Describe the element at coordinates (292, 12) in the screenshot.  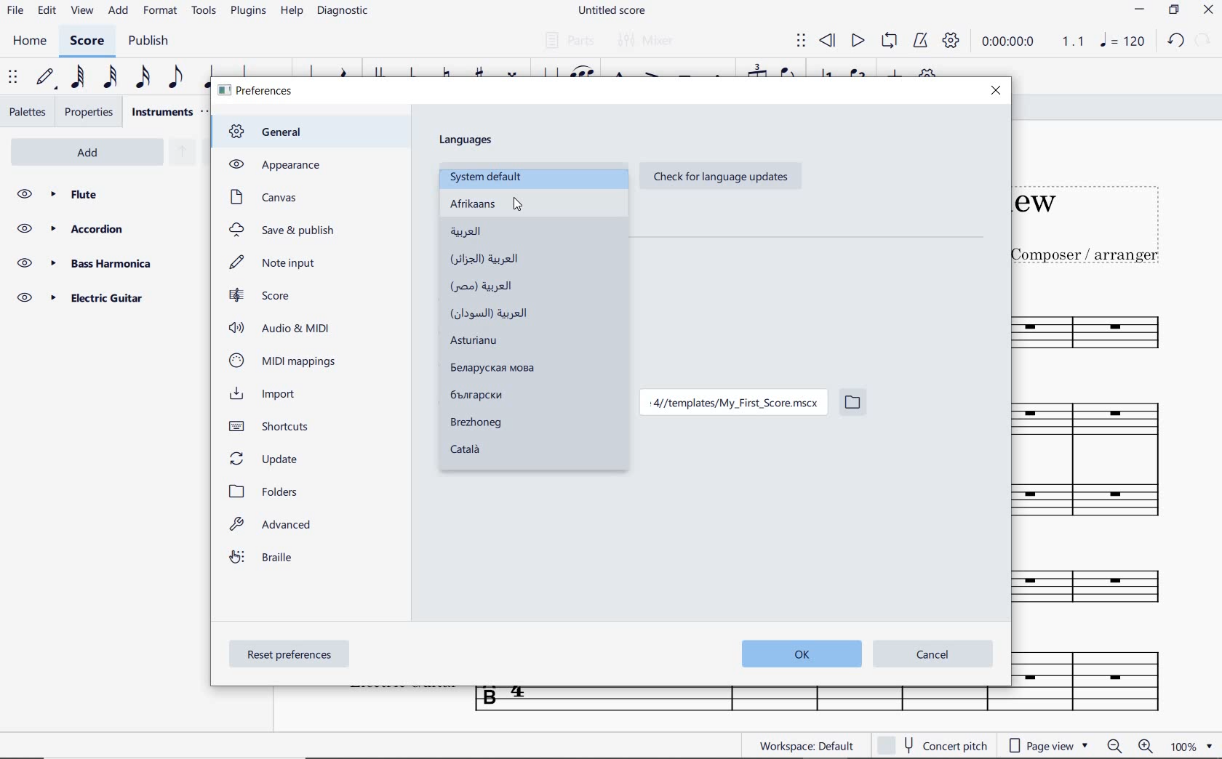
I see `help` at that location.